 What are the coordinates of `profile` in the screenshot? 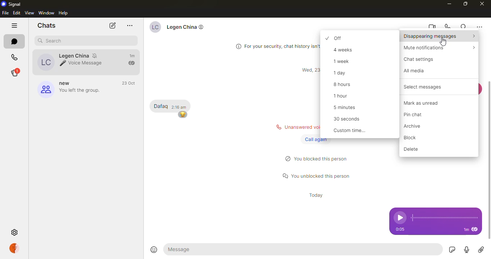 It's located at (17, 249).